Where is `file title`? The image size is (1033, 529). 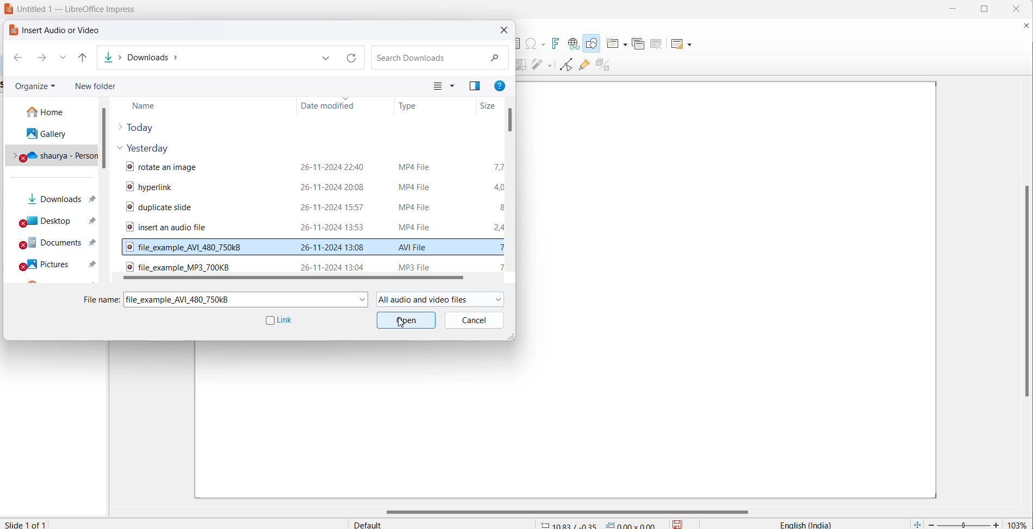 file title is located at coordinates (80, 9).